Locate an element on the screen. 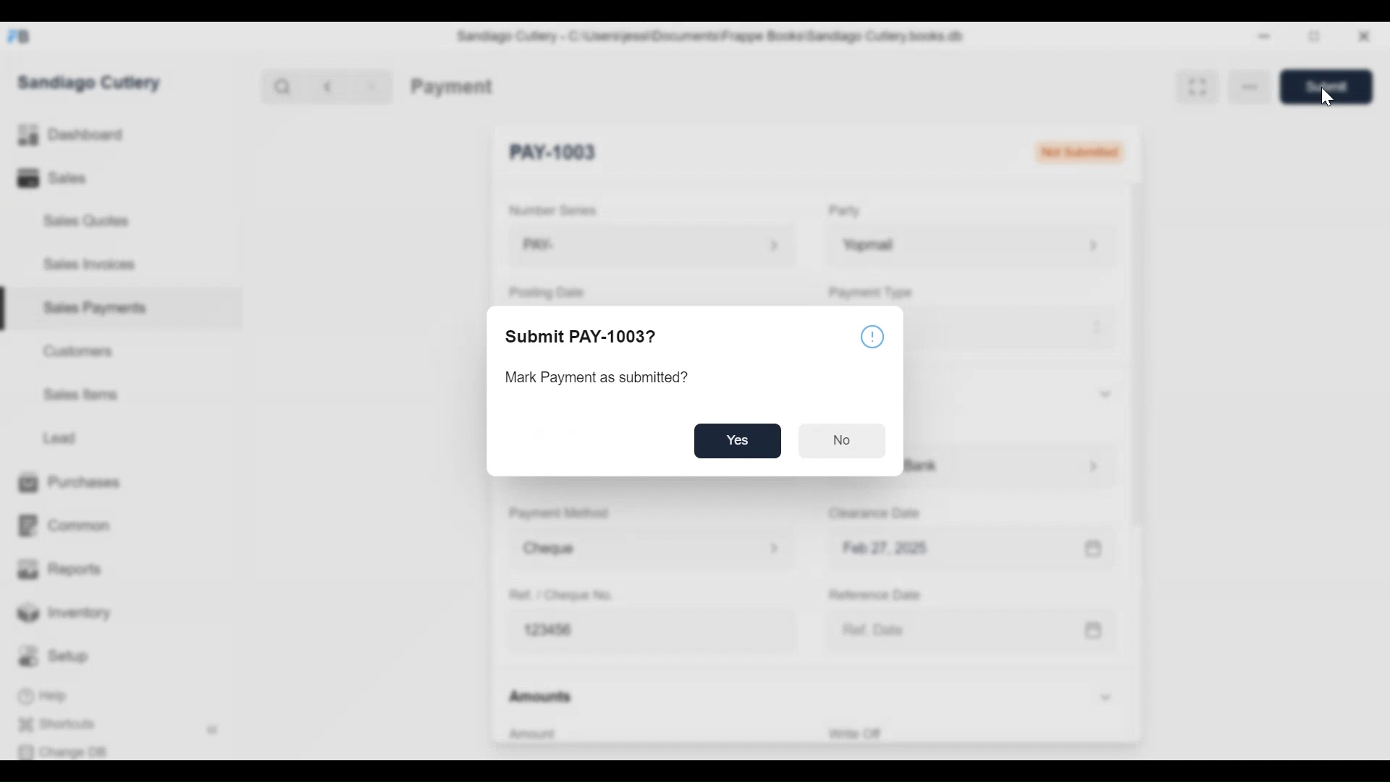  Help is located at coordinates (874, 337).